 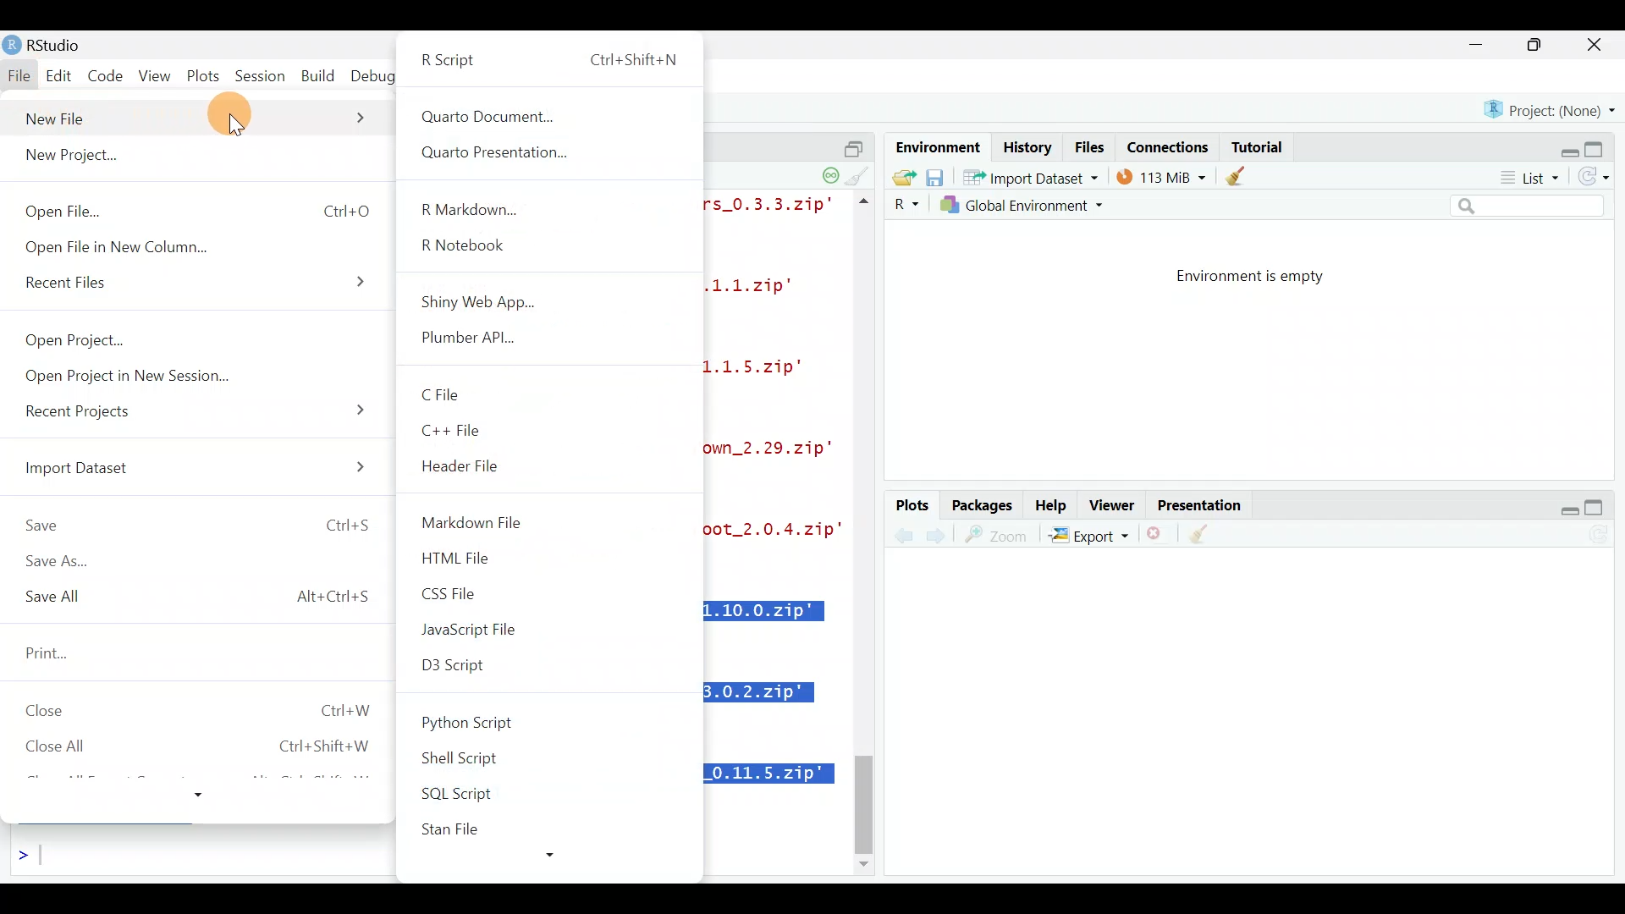 What do you see at coordinates (1088, 538) in the screenshot?
I see `Export` at bounding box center [1088, 538].